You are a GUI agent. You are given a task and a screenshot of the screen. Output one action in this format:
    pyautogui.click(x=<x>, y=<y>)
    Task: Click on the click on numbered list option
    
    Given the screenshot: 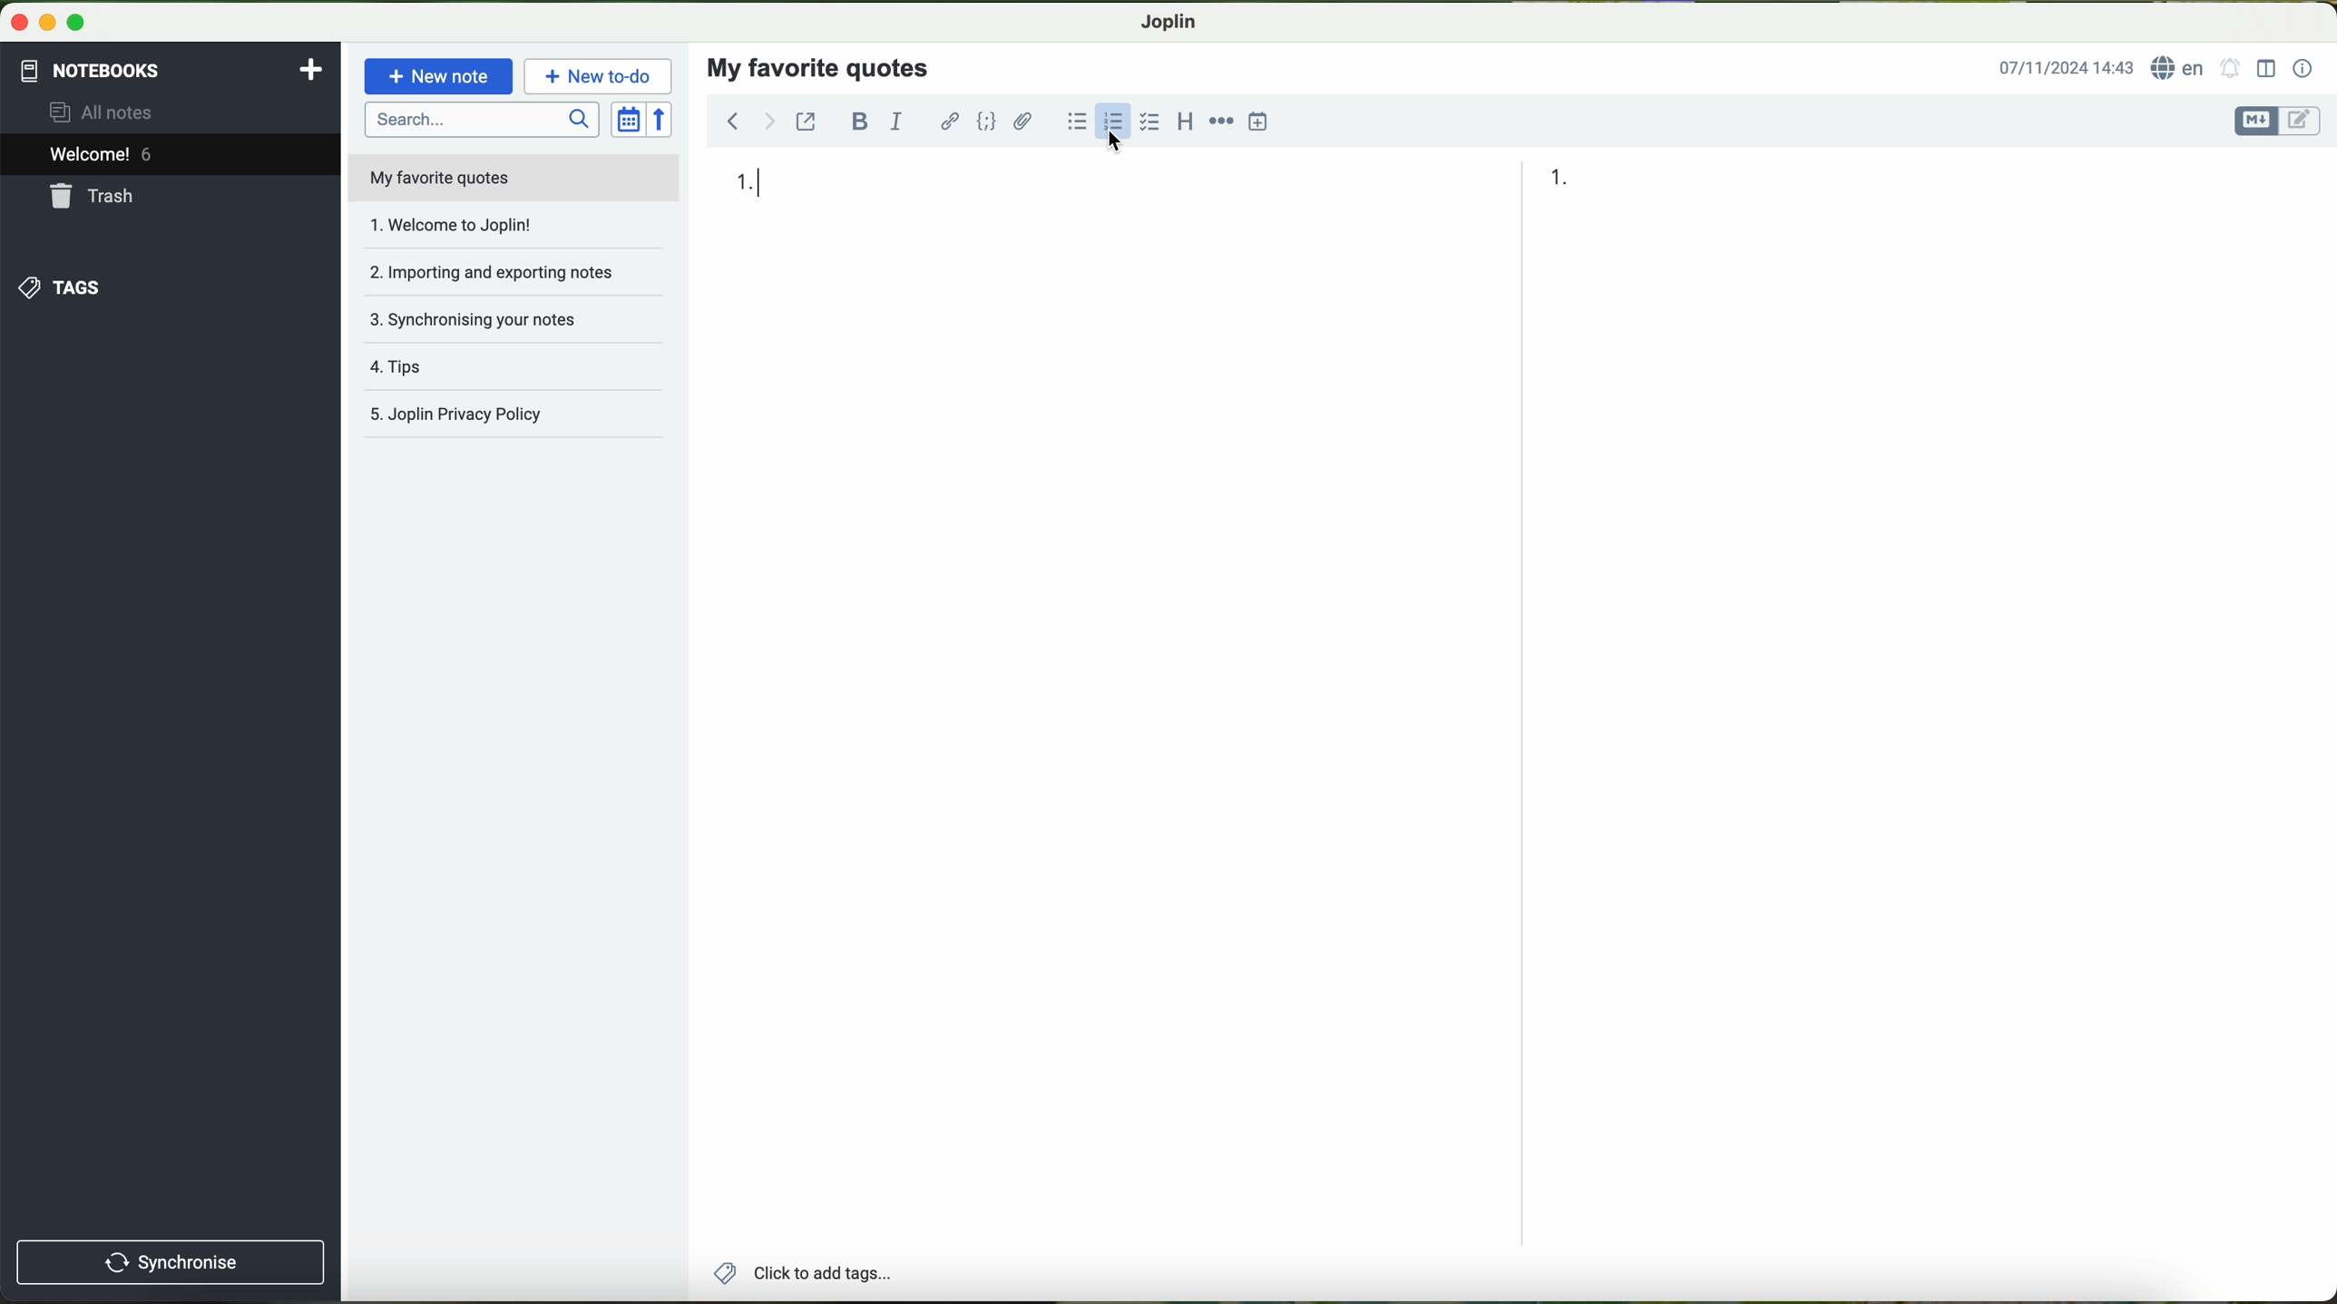 What is the action you would take?
    pyautogui.click(x=1109, y=126)
    